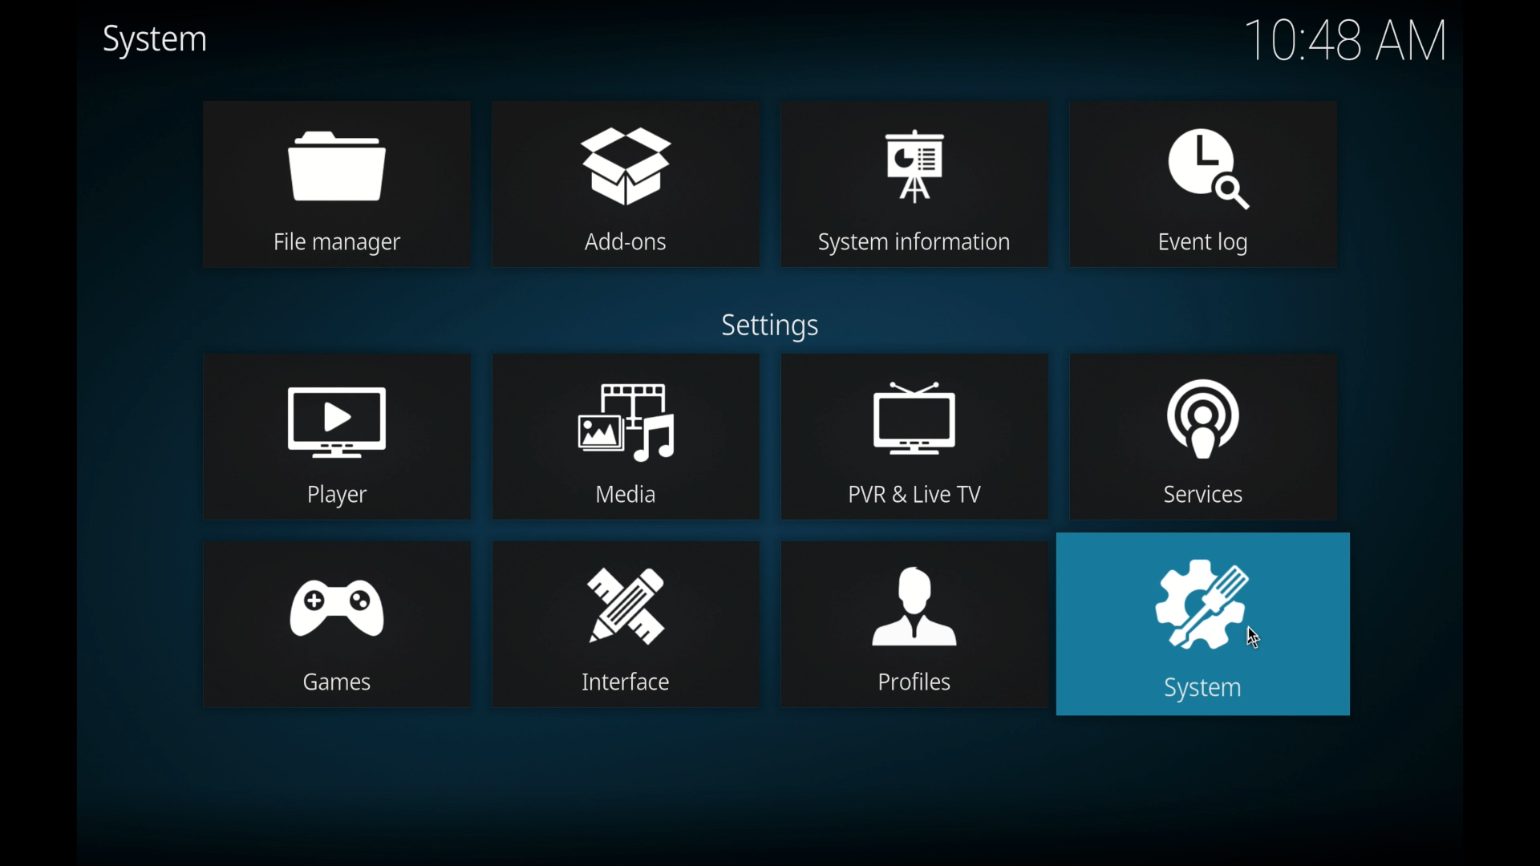 The height and width of the screenshot is (866, 1540). I want to click on system, so click(1207, 627).